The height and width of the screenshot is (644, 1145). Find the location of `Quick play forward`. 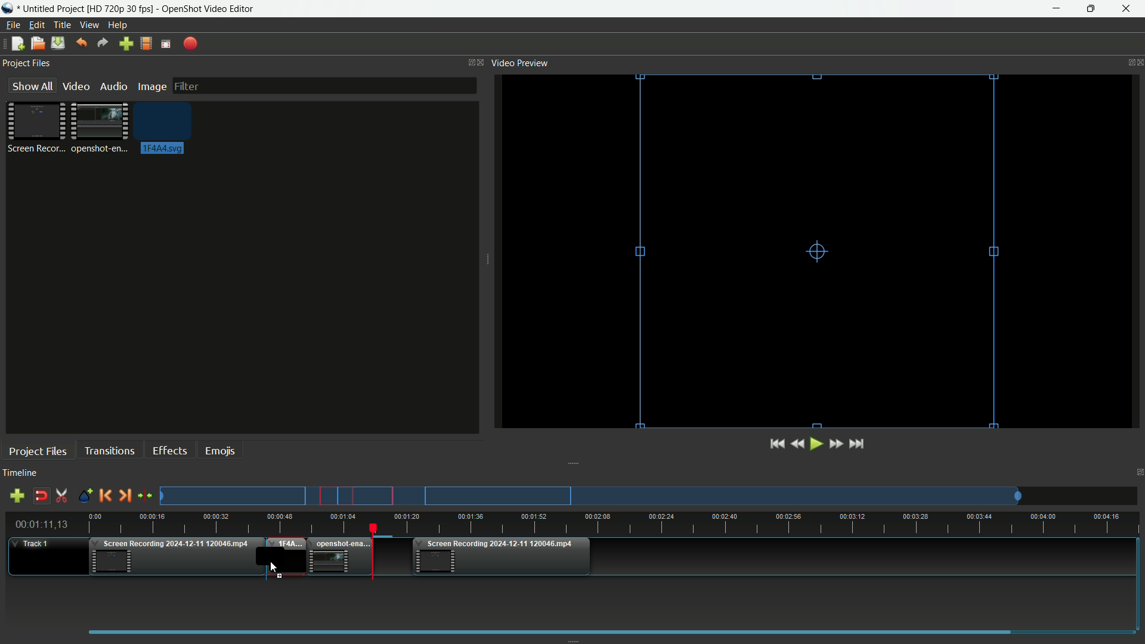

Quick play forward is located at coordinates (835, 444).